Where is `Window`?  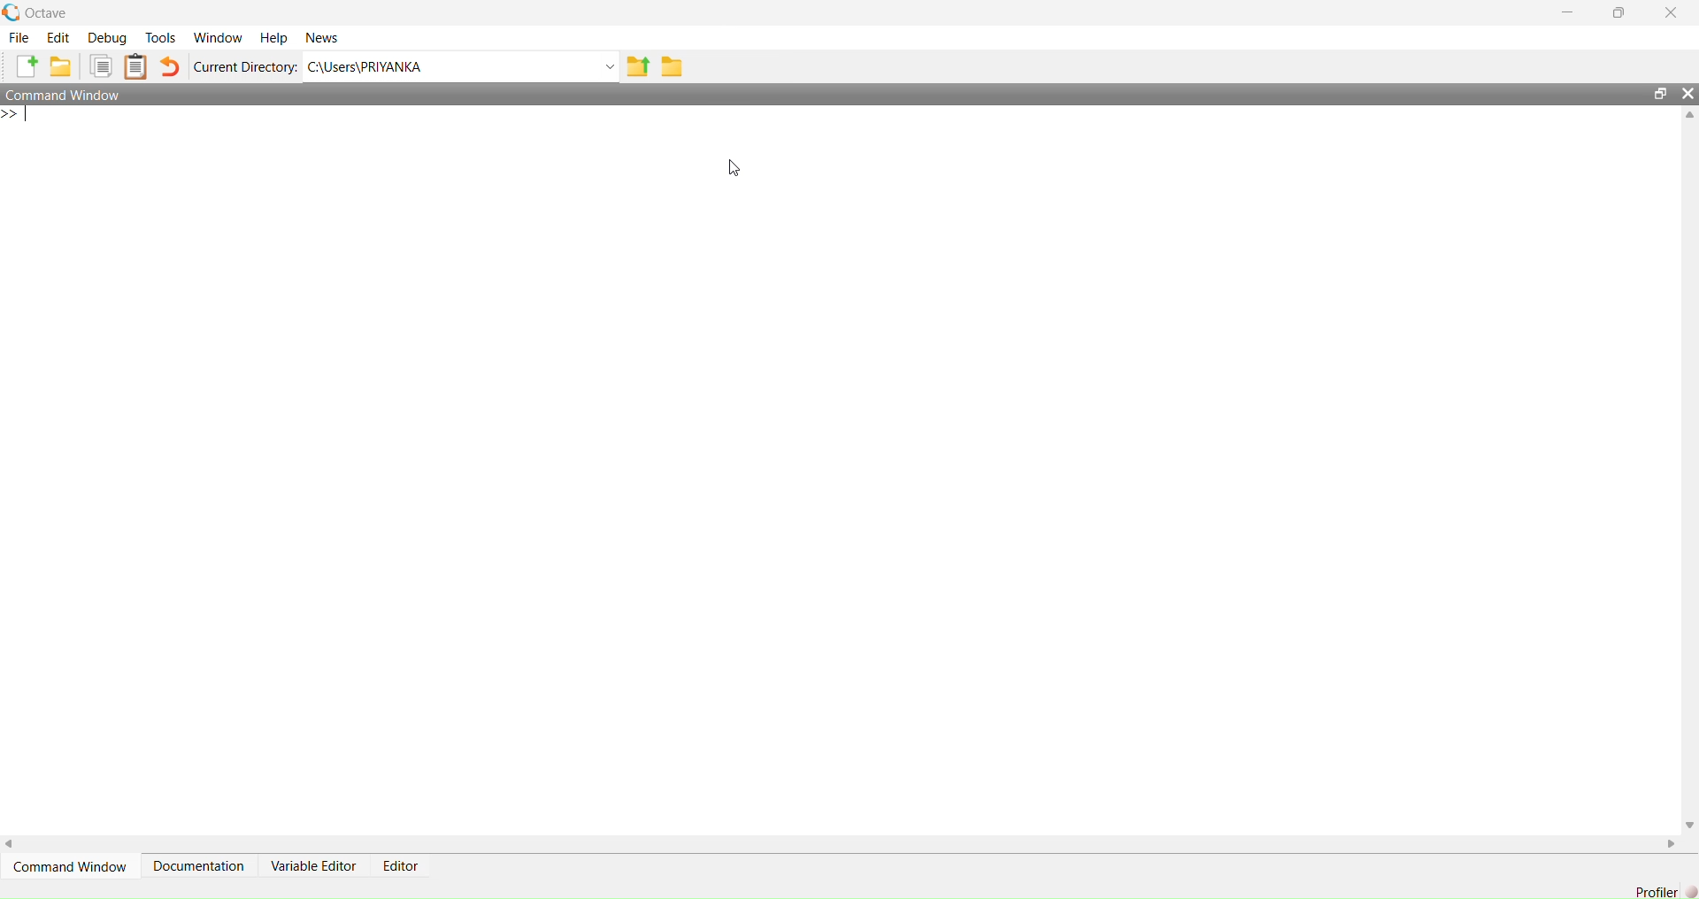 Window is located at coordinates (217, 37).